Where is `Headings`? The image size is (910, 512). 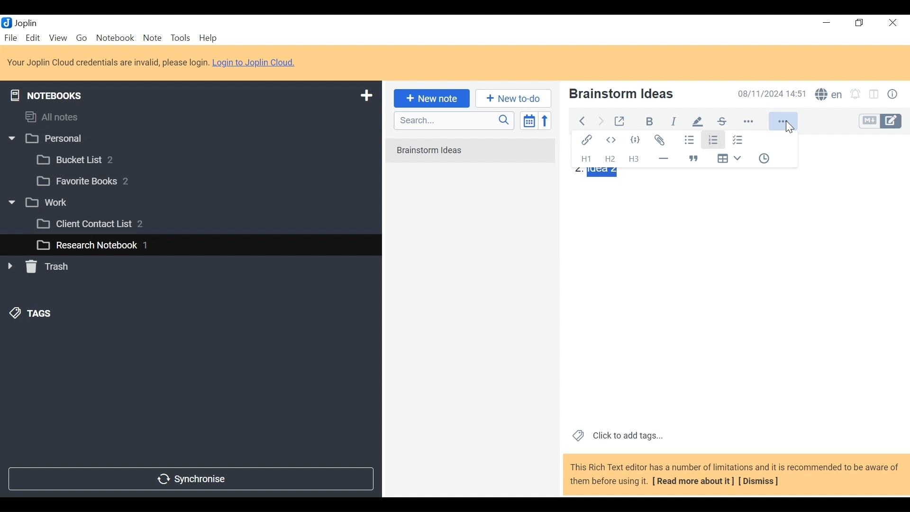
Headings is located at coordinates (588, 159).